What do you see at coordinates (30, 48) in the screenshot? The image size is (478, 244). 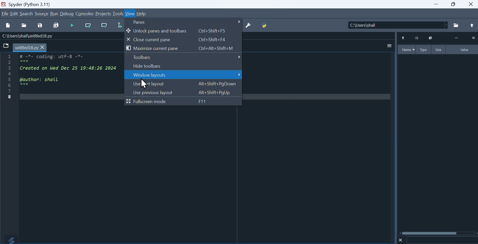 I see `Untitled18.py` at bounding box center [30, 48].